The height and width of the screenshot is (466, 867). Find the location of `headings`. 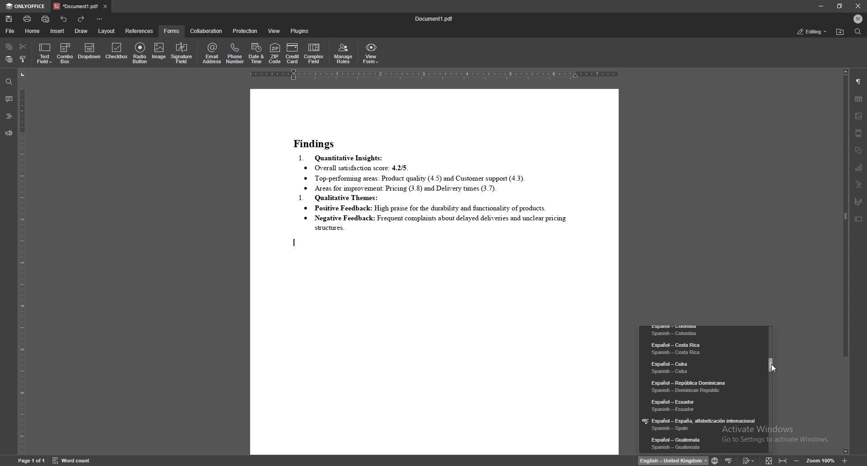

headings is located at coordinates (9, 116).